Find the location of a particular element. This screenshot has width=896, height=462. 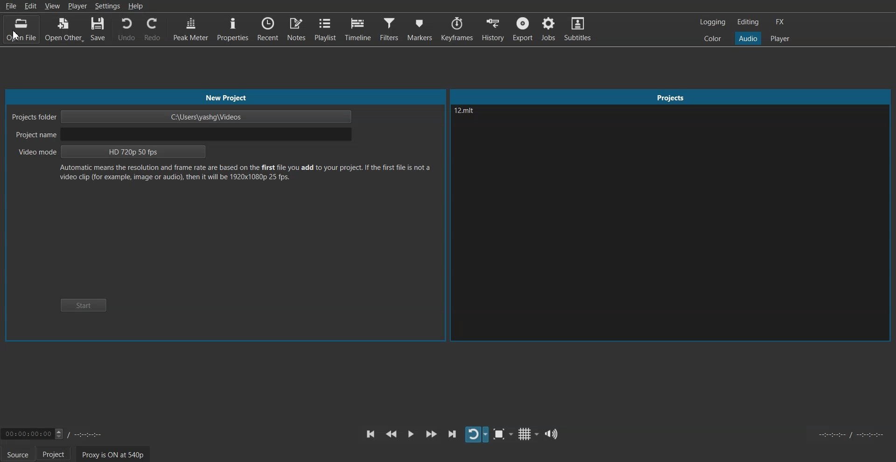

Timeline adjuster is located at coordinates (58, 433).